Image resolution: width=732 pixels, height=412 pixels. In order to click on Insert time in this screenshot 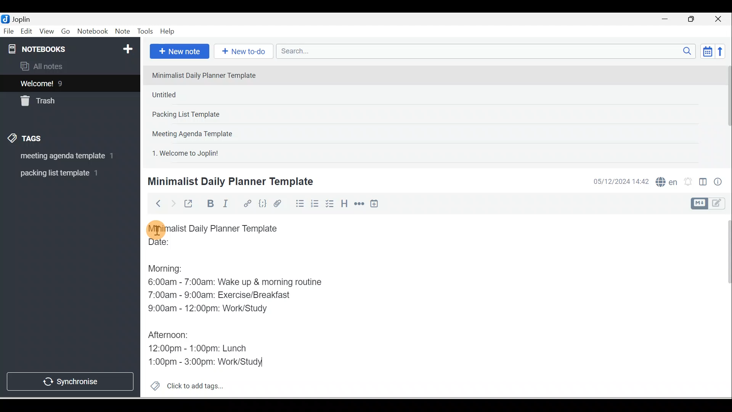, I will do `click(374, 204)`.